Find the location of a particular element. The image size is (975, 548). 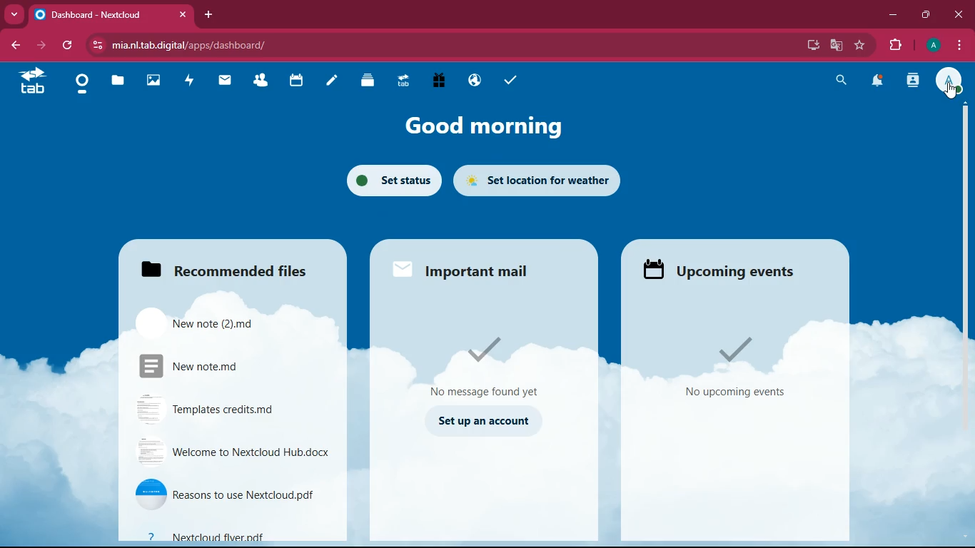

back is located at coordinates (18, 46).